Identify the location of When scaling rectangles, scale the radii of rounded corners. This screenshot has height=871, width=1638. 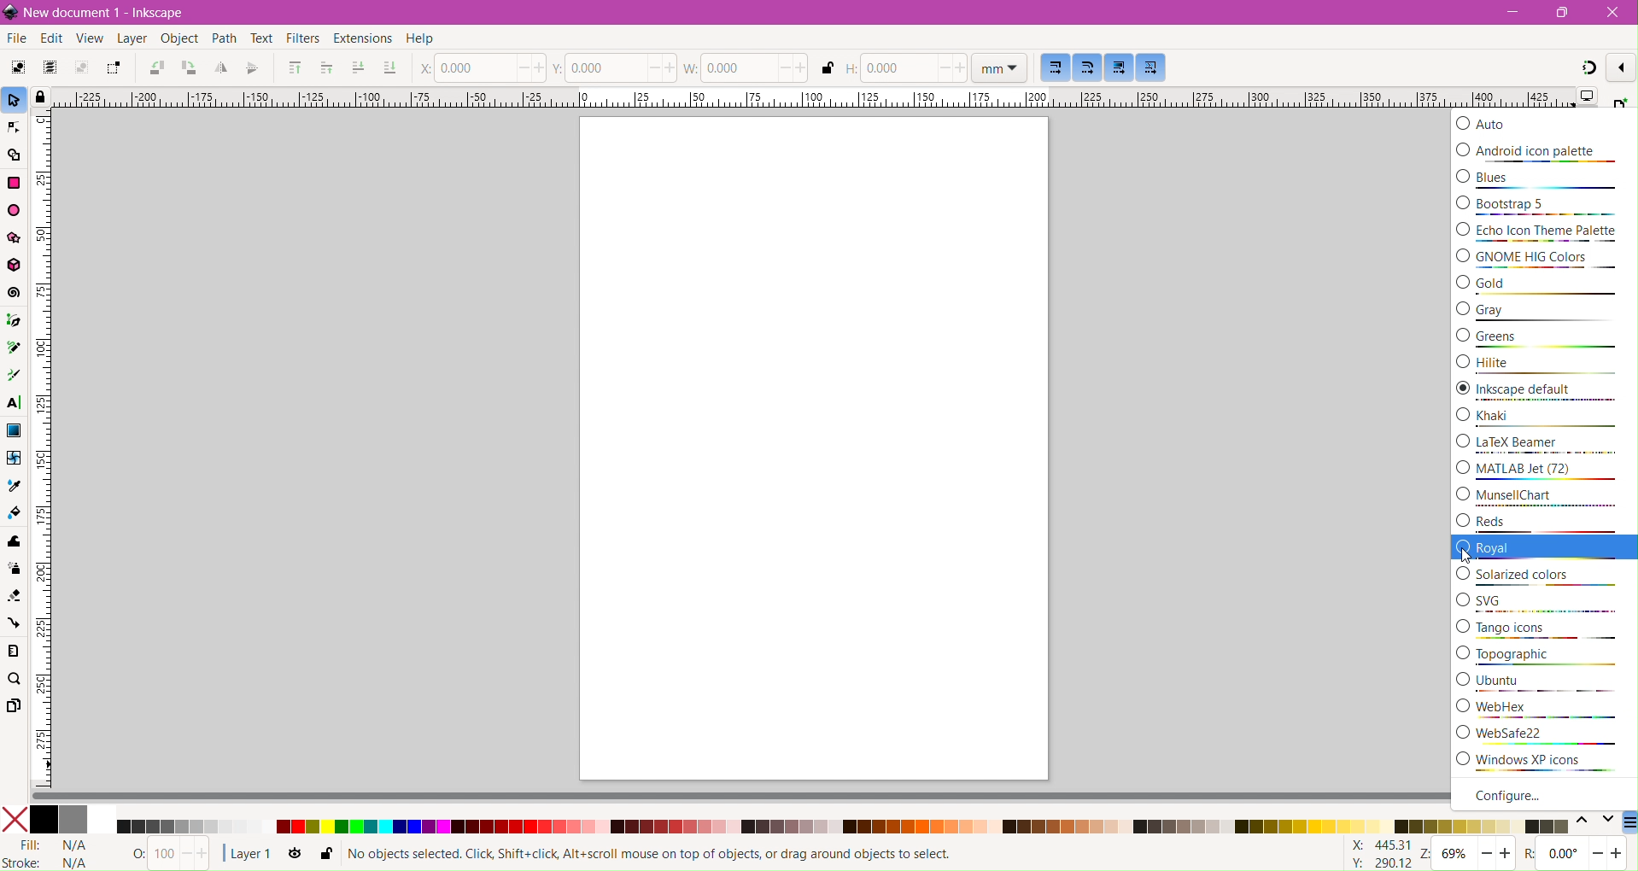
(1088, 67).